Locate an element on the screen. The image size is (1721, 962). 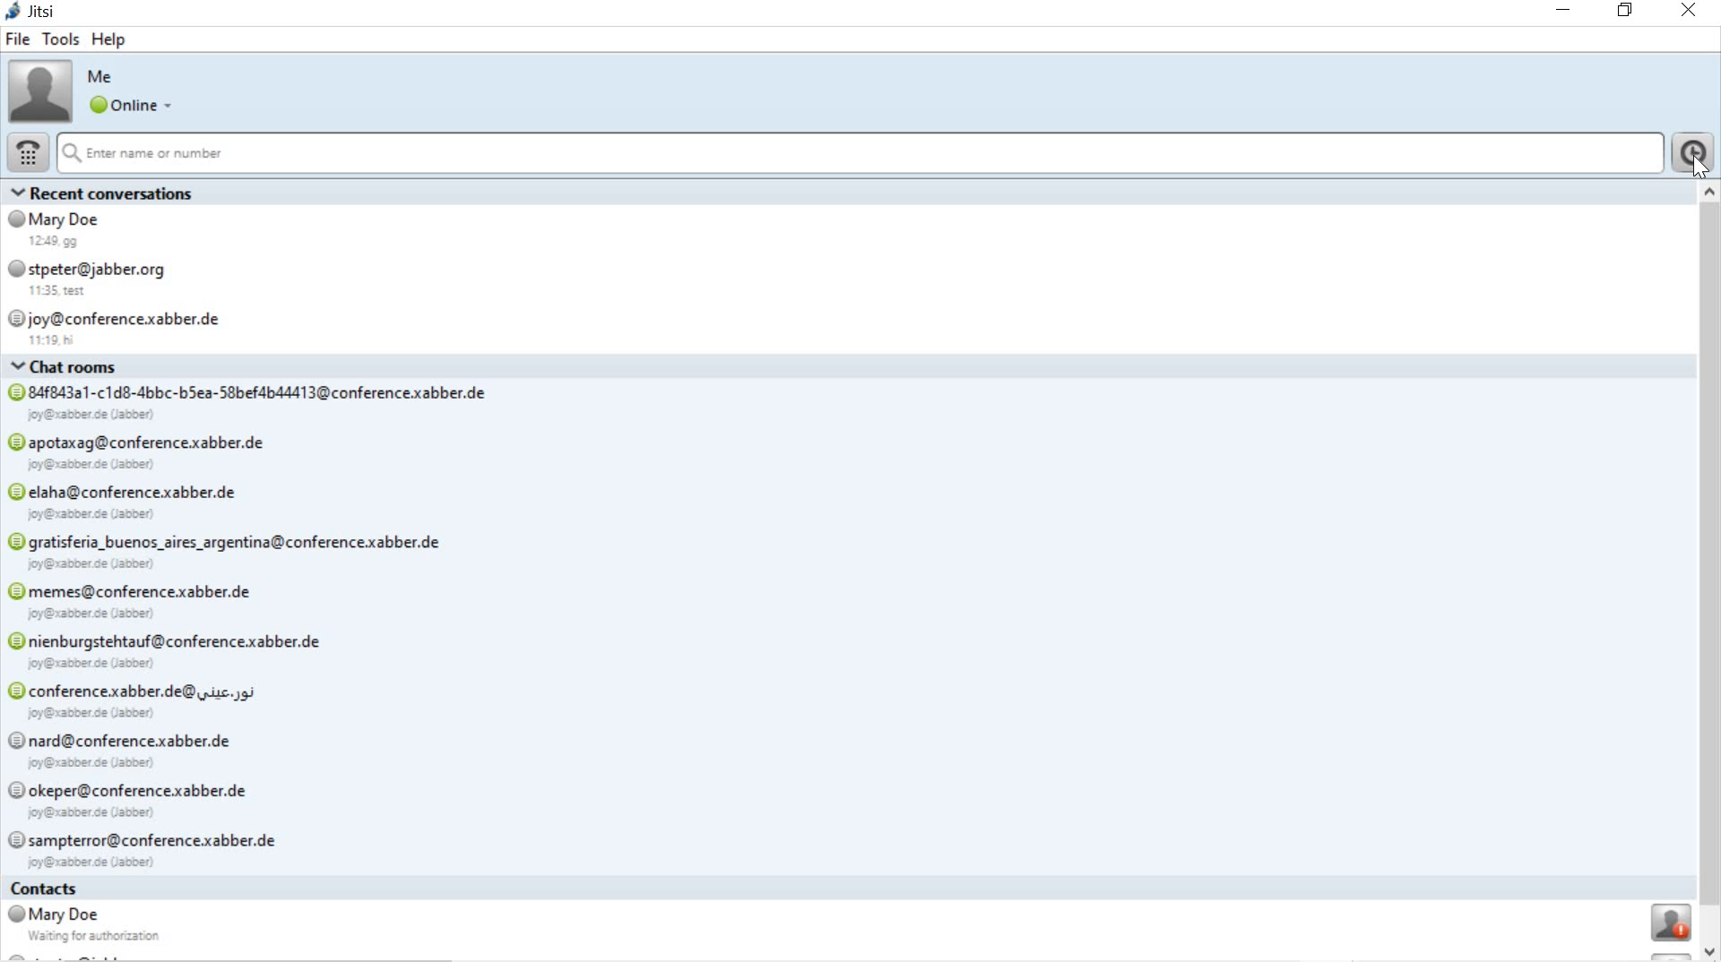
Account name is located at coordinates (100, 75).